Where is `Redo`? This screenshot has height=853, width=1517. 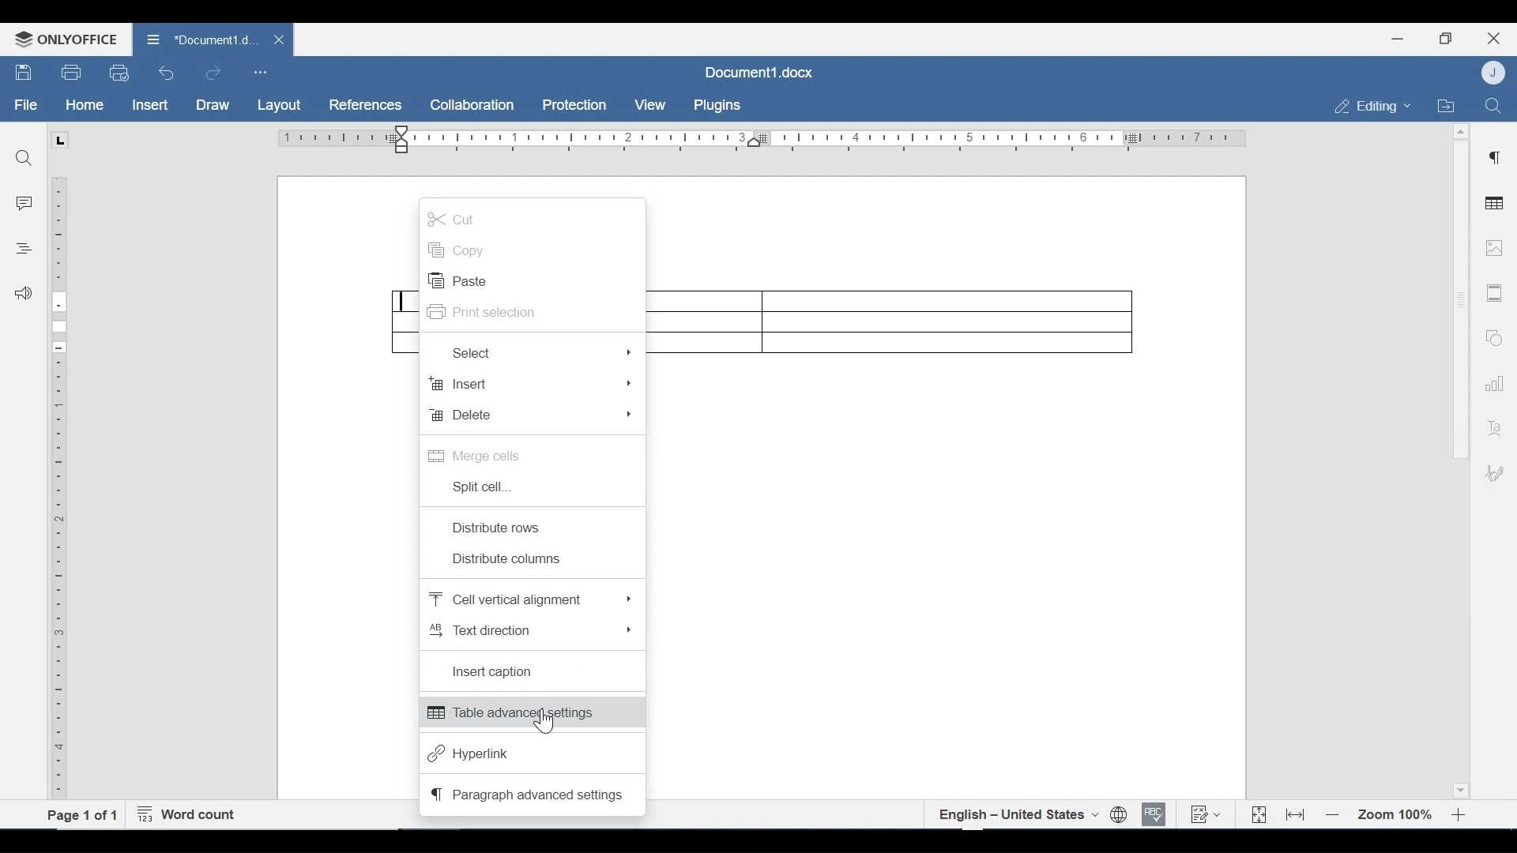
Redo is located at coordinates (213, 73).